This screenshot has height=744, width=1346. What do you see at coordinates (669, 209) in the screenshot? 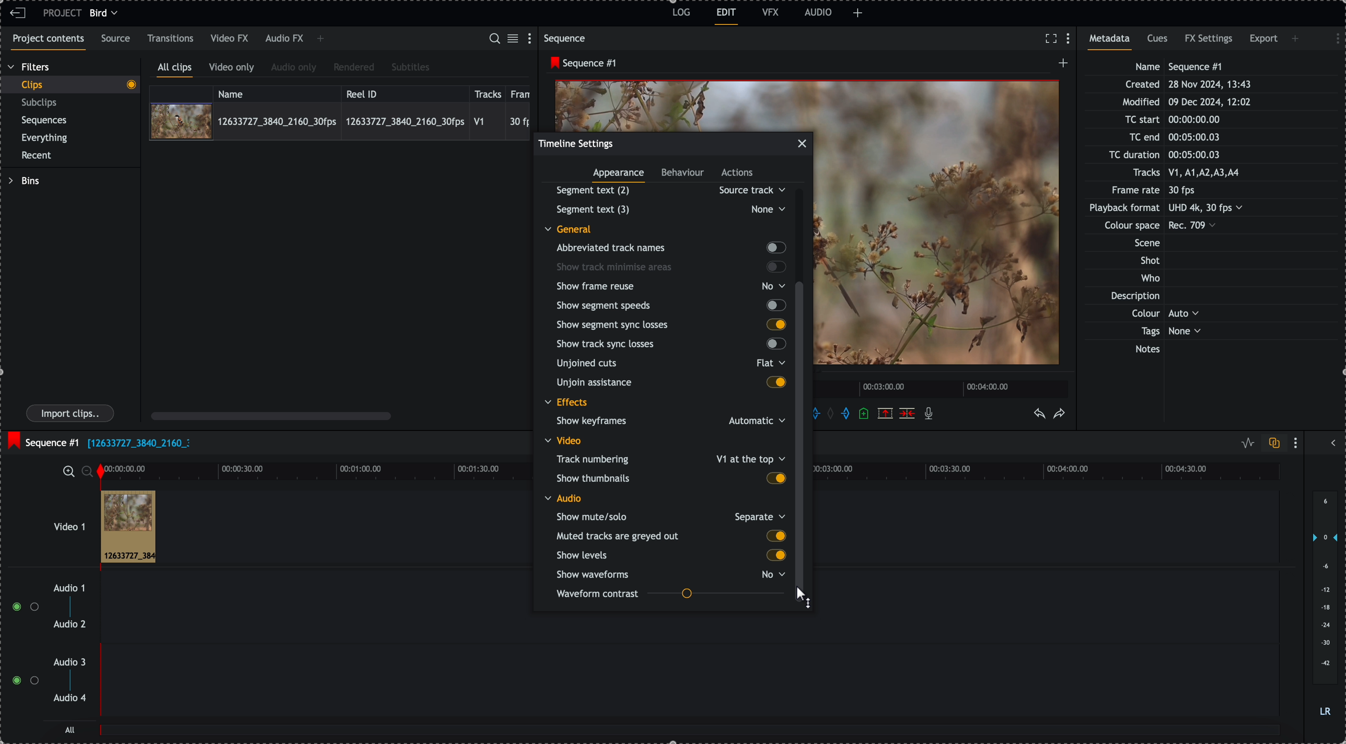
I see `` at bounding box center [669, 209].